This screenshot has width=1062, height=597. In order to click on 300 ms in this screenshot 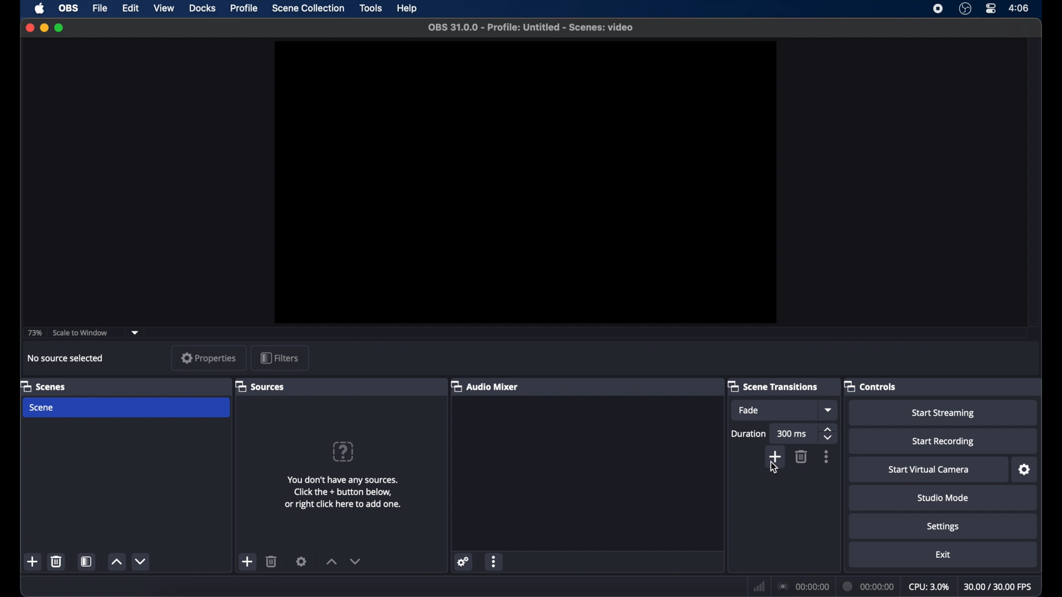, I will do `click(792, 434)`.